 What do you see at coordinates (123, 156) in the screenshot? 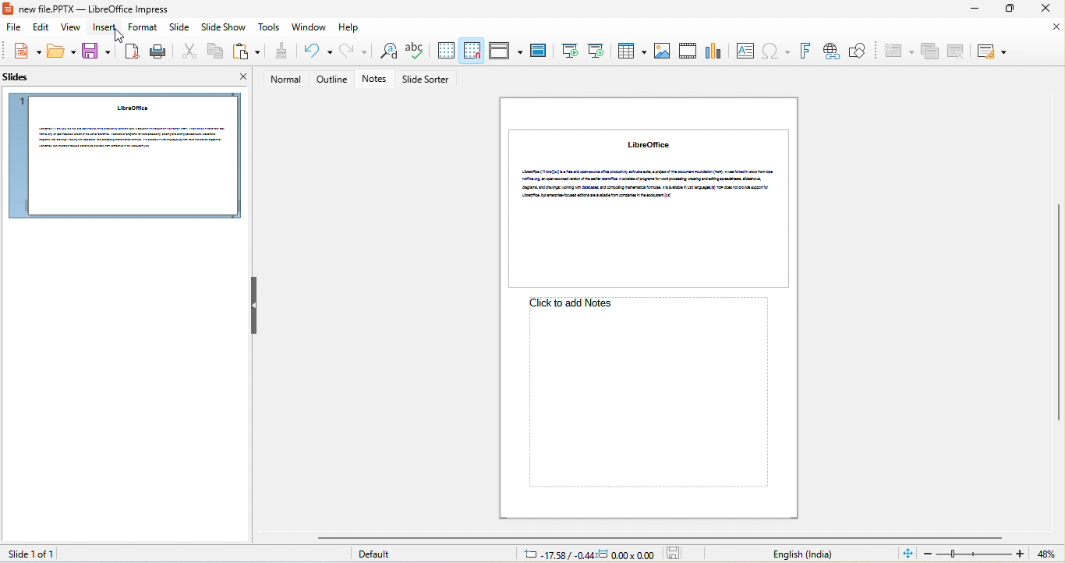
I see `slide 1` at bounding box center [123, 156].